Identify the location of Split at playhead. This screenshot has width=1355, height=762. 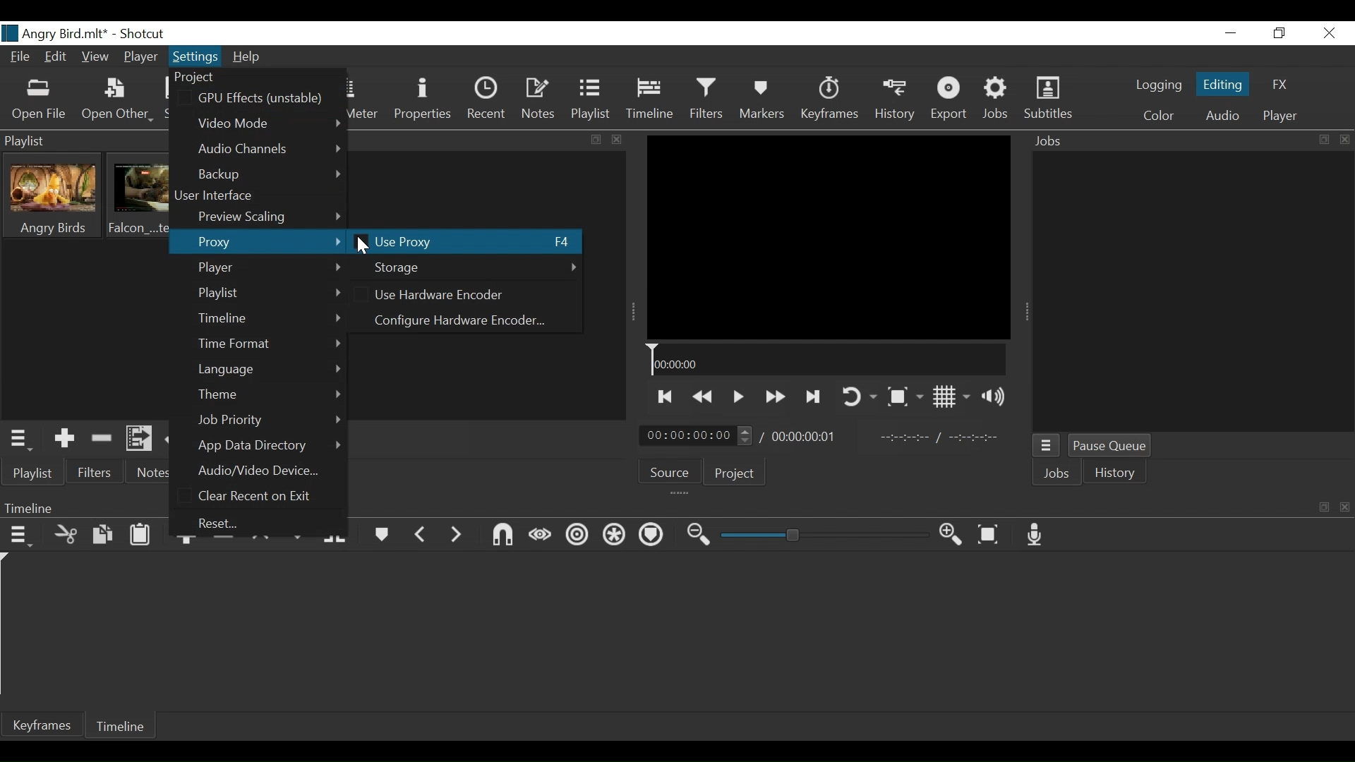
(338, 536).